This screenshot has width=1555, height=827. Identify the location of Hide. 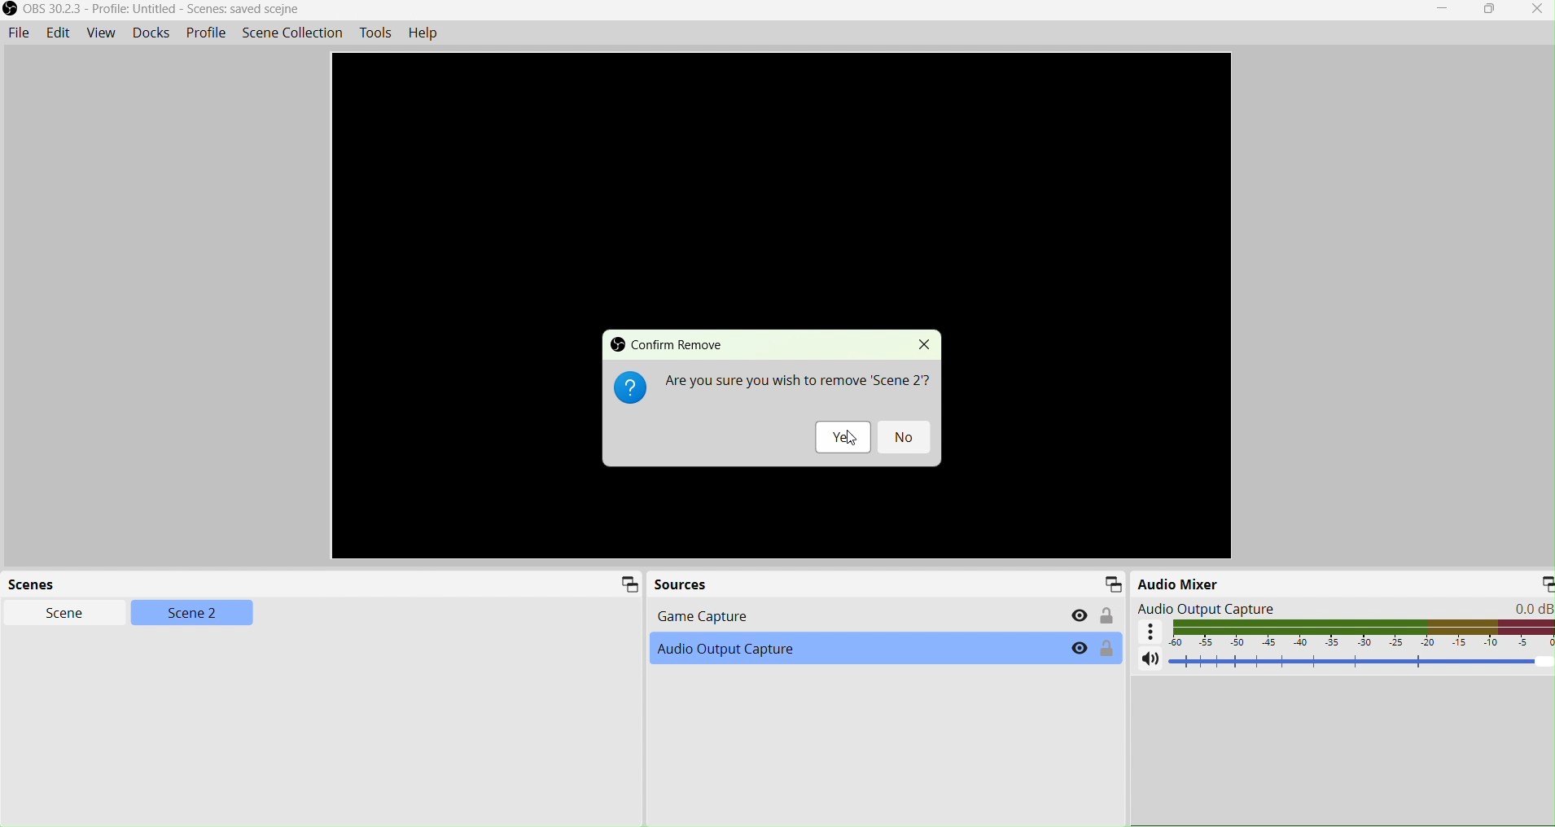
(1080, 649).